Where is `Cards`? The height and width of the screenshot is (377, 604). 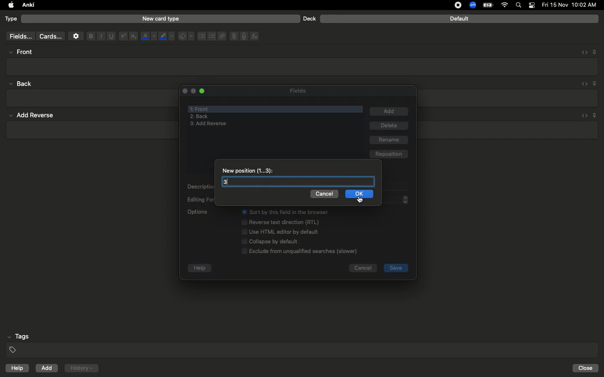 Cards is located at coordinates (50, 36).